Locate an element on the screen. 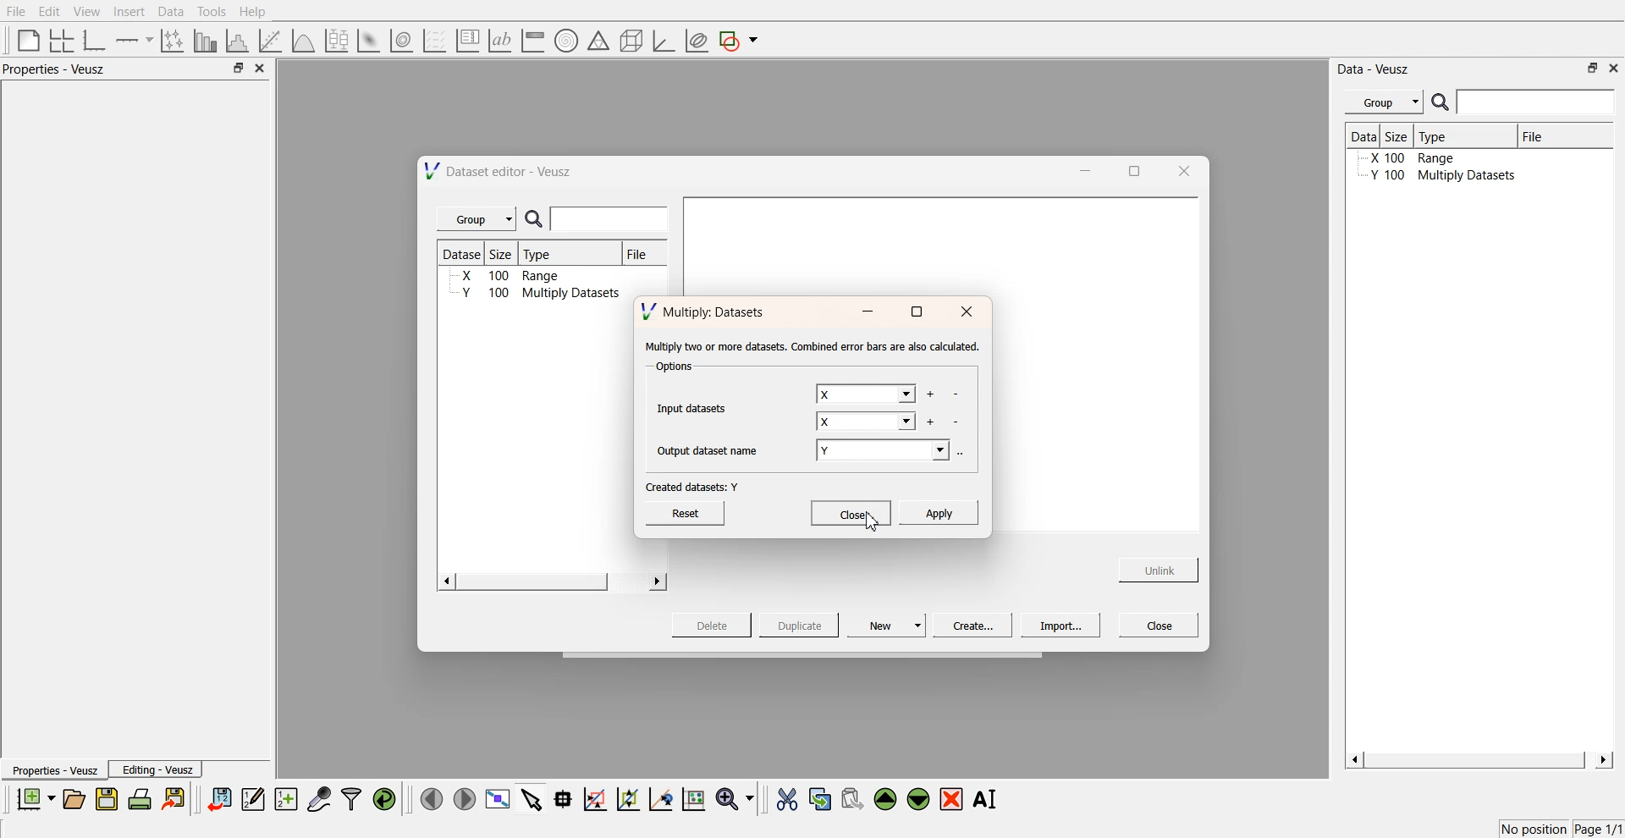 The width and height of the screenshot is (1625, 838). New is located at coordinates (889, 625).